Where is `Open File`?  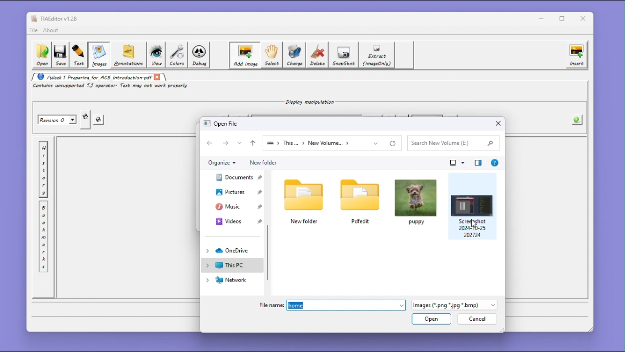
Open File is located at coordinates (223, 123).